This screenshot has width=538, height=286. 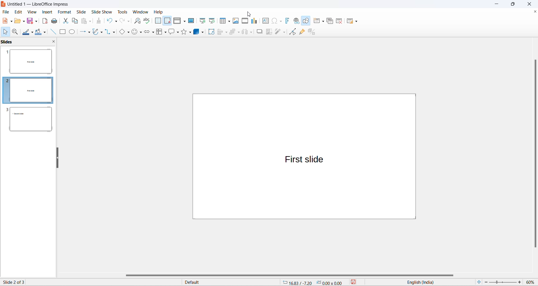 I want to click on copy, so click(x=75, y=21).